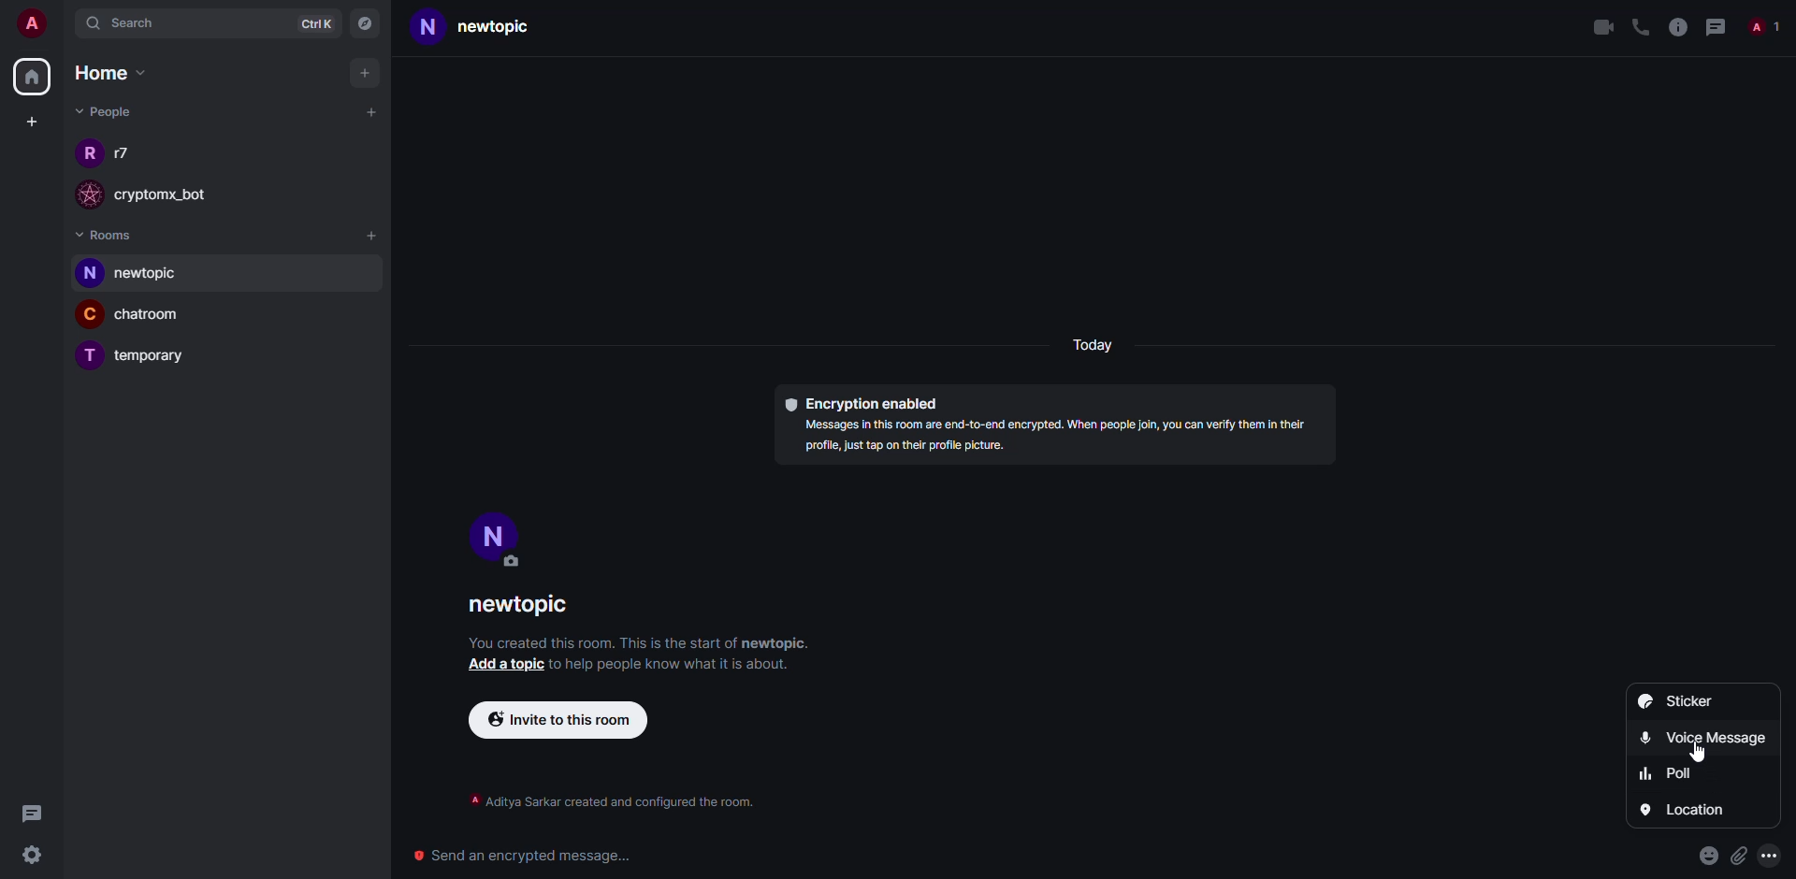 The width and height of the screenshot is (1796, 879). What do you see at coordinates (369, 22) in the screenshot?
I see `navigator` at bounding box center [369, 22].